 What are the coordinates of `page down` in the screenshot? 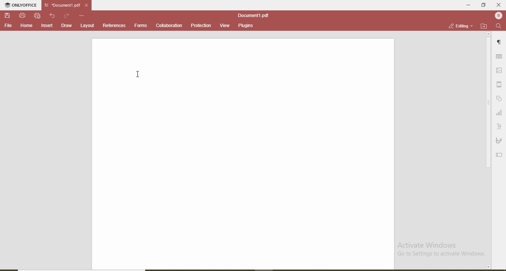 It's located at (487, 267).